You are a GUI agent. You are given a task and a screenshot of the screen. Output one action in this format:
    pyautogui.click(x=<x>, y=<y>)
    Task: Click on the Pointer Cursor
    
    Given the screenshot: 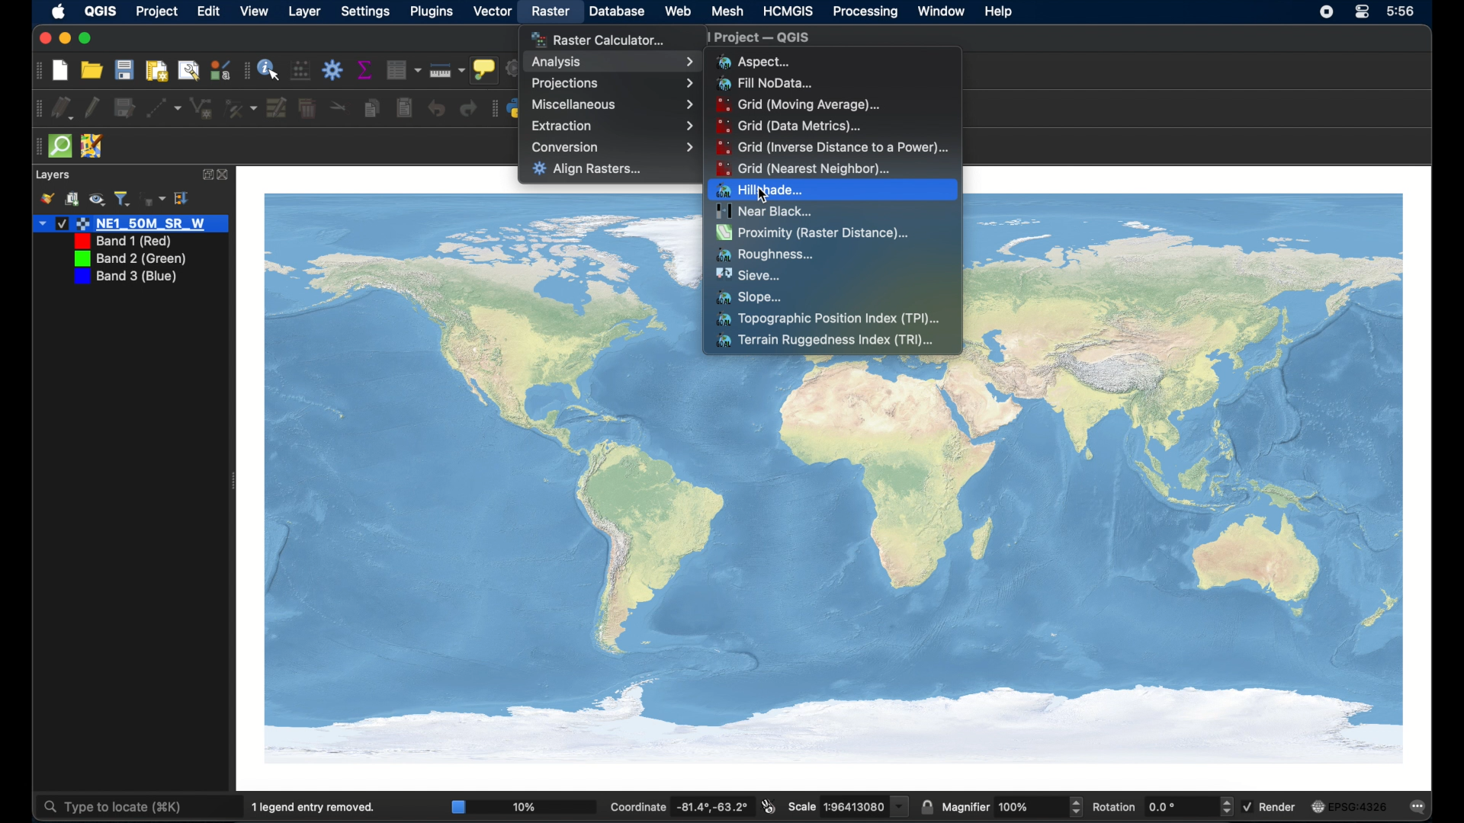 What is the action you would take?
    pyautogui.click(x=768, y=188)
    